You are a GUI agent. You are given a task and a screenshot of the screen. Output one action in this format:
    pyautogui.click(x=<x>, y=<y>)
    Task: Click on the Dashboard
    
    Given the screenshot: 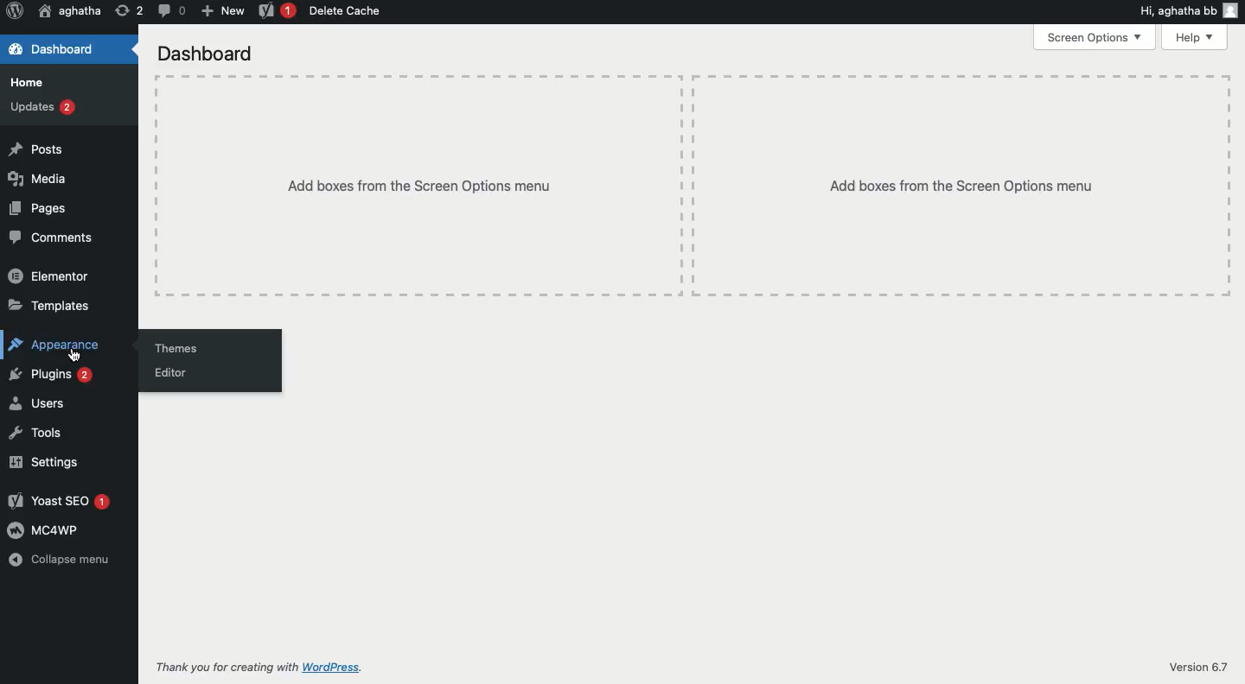 What is the action you would take?
    pyautogui.click(x=54, y=47)
    